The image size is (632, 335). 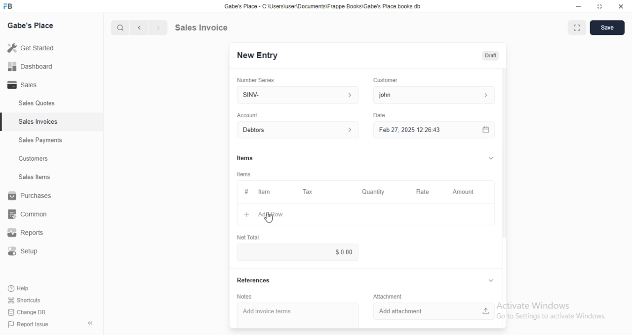 I want to click on Items, so click(x=244, y=156).